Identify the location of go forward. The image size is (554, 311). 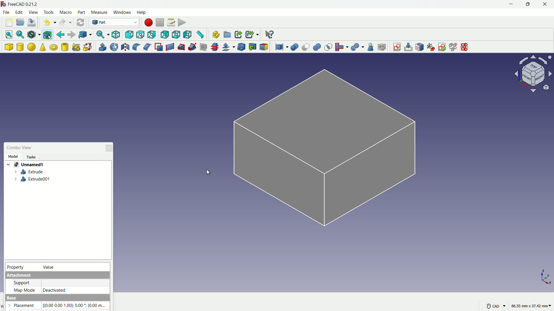
(72, 35).